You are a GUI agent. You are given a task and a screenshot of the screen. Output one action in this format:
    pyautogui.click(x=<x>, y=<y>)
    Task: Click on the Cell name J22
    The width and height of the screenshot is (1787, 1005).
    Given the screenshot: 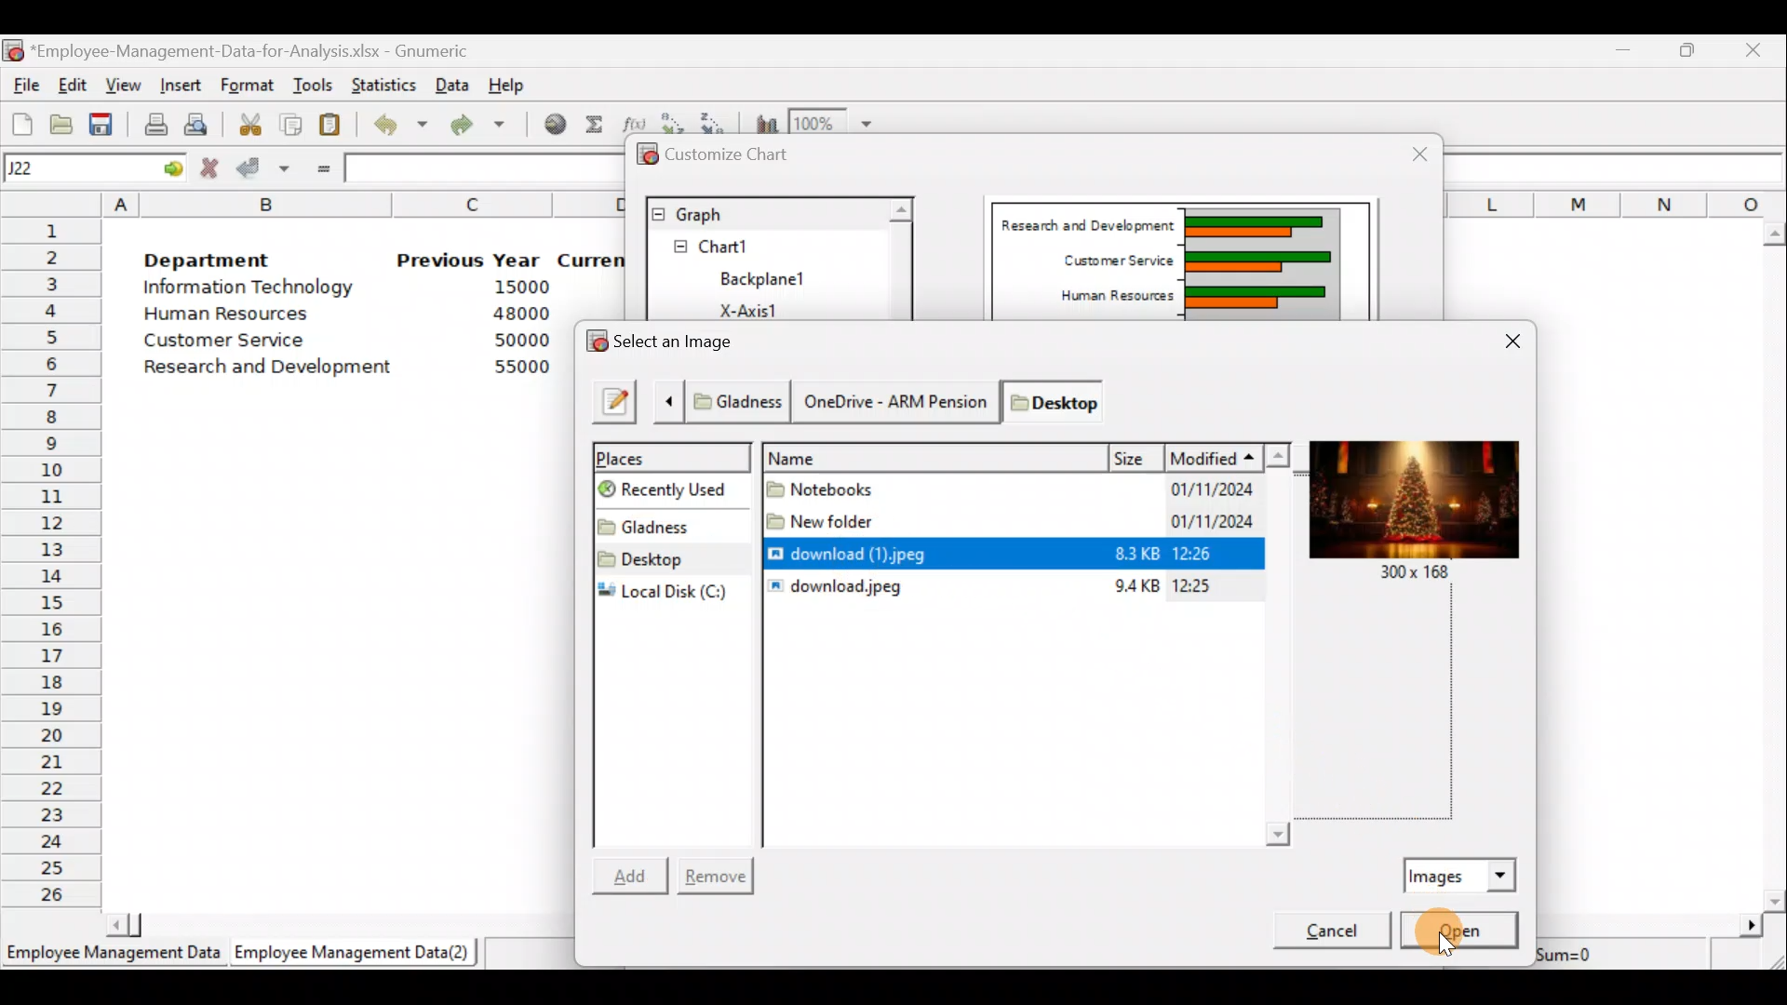 What is the action you would take?
    pyautogui.click(x=71, y=168)
    